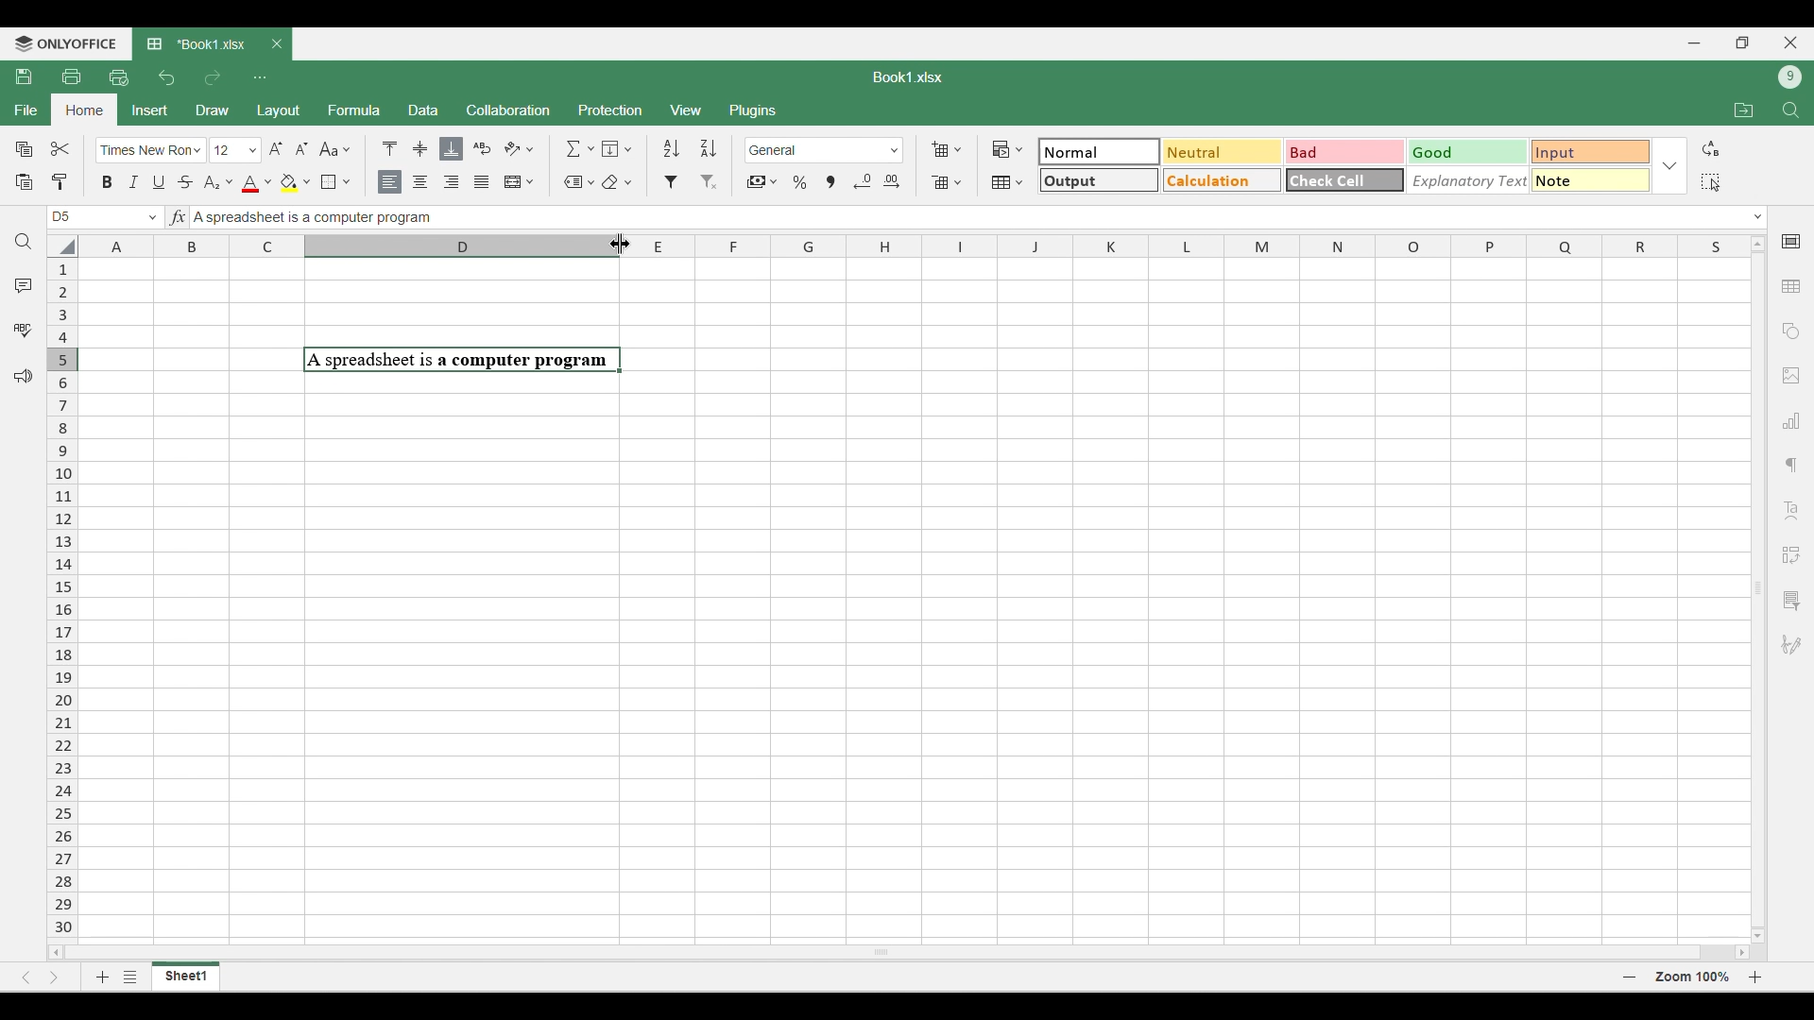  What do you see at coordinates (625, 241) in the screenshot?
I see `Cursor` at bounding box center [625, 241].